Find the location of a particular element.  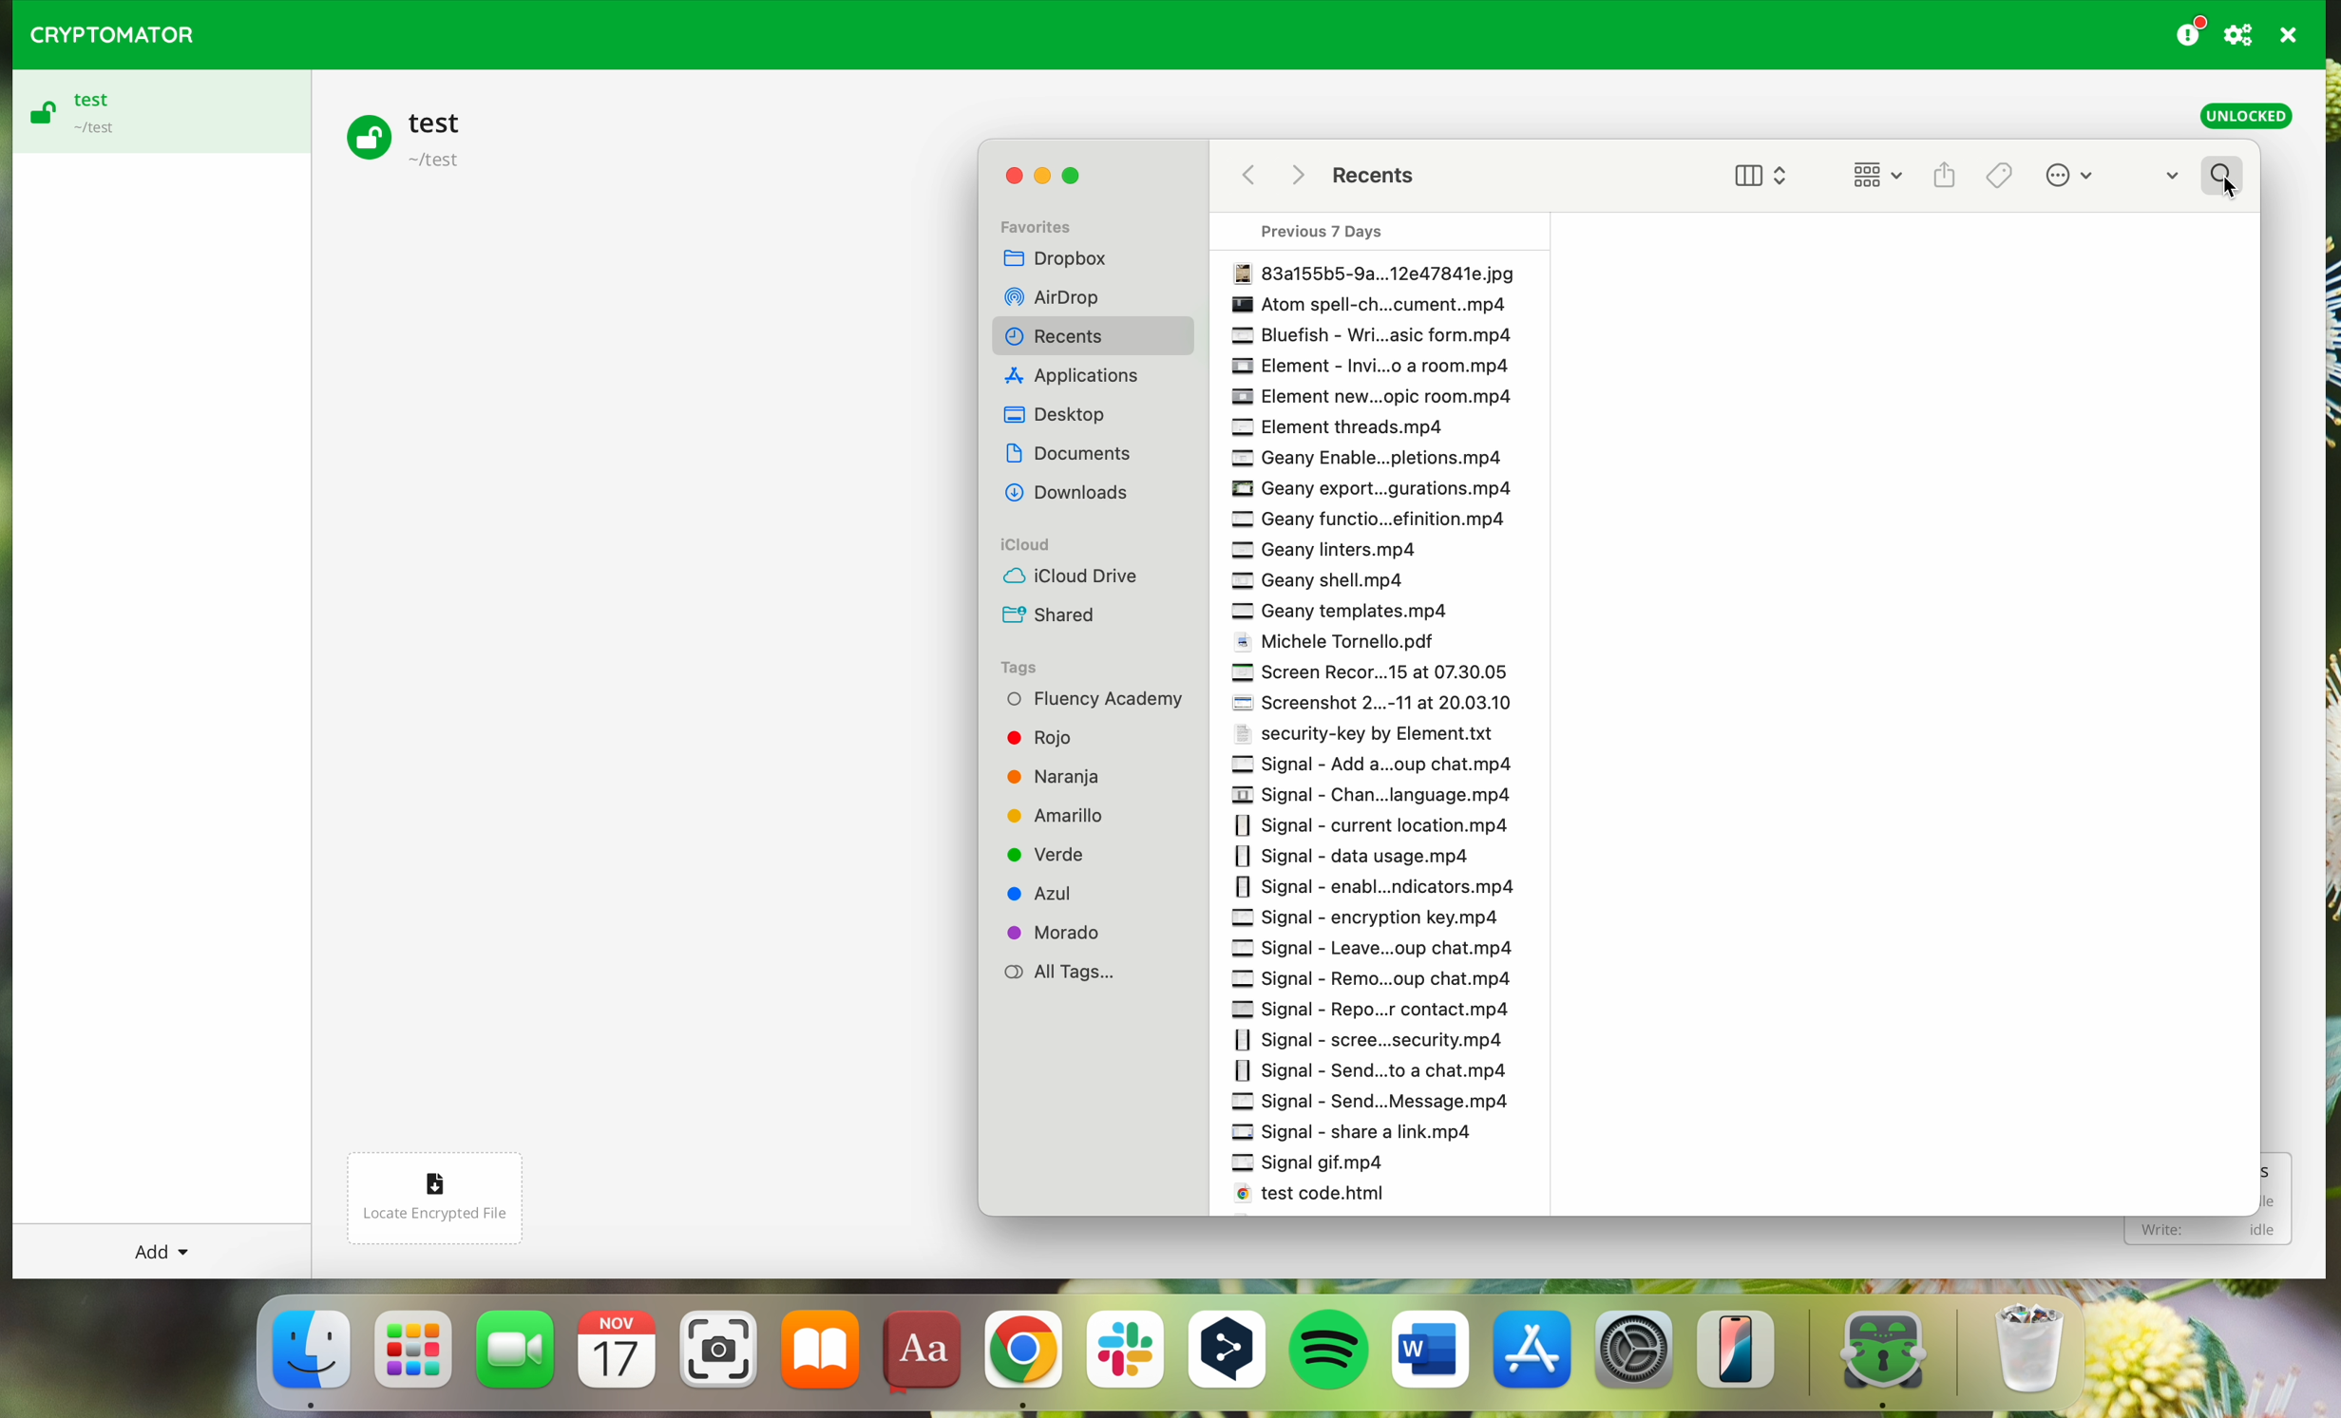

search is located at coordinates (2227, 178).